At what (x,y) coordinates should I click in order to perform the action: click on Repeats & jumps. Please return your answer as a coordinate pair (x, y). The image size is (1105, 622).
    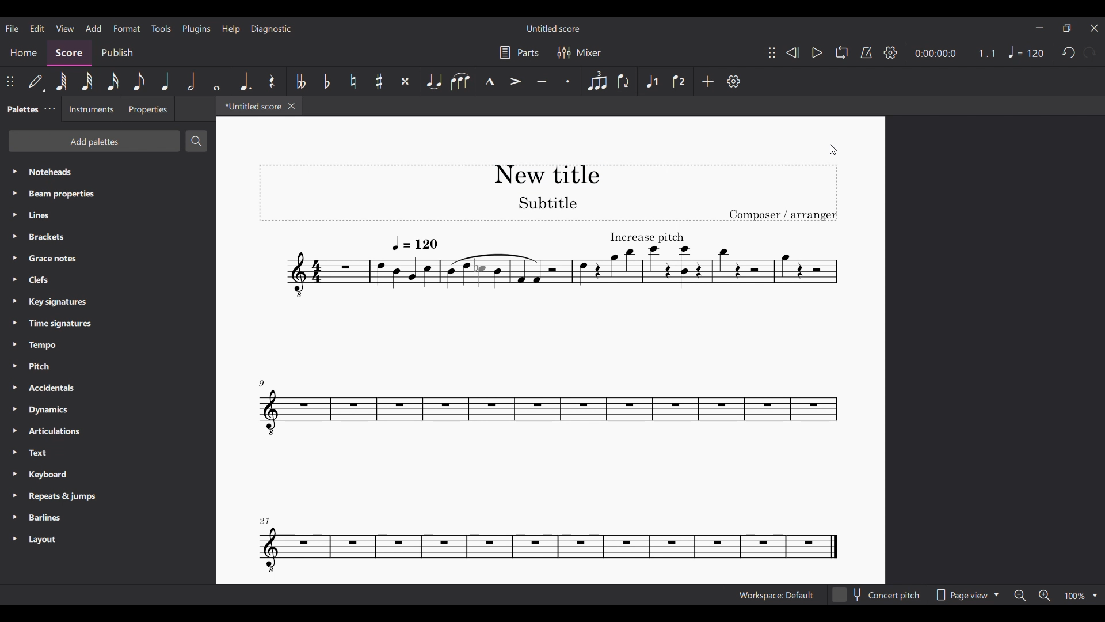
    Looking at the image, I should click on (108, 496).